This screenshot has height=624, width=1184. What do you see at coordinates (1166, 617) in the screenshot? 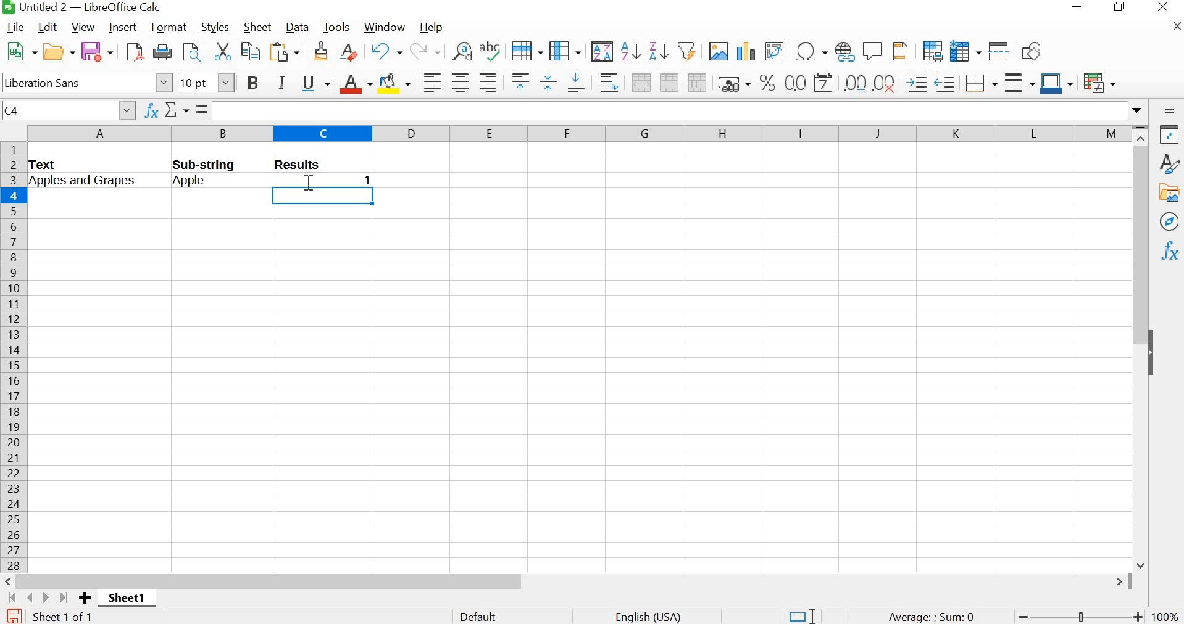
I see `zoom factor - 100%` at bounding box center [1166, 617].